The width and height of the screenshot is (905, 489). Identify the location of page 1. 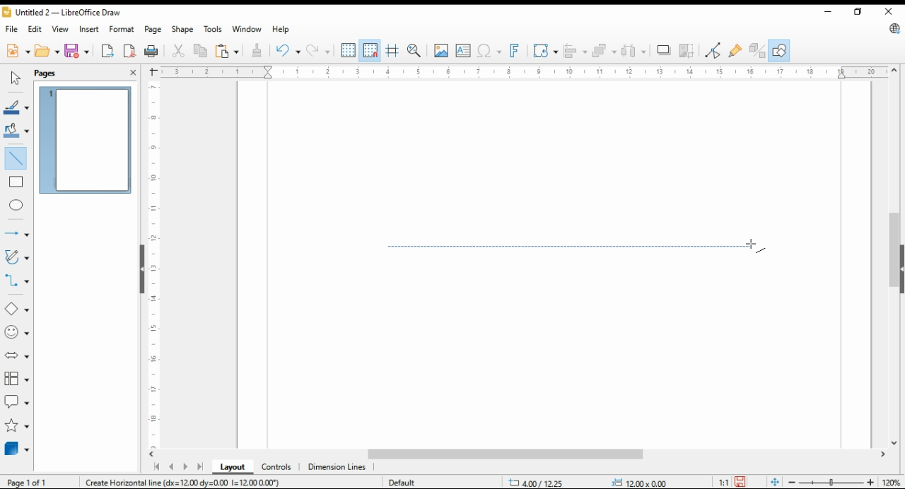
(85, 140).